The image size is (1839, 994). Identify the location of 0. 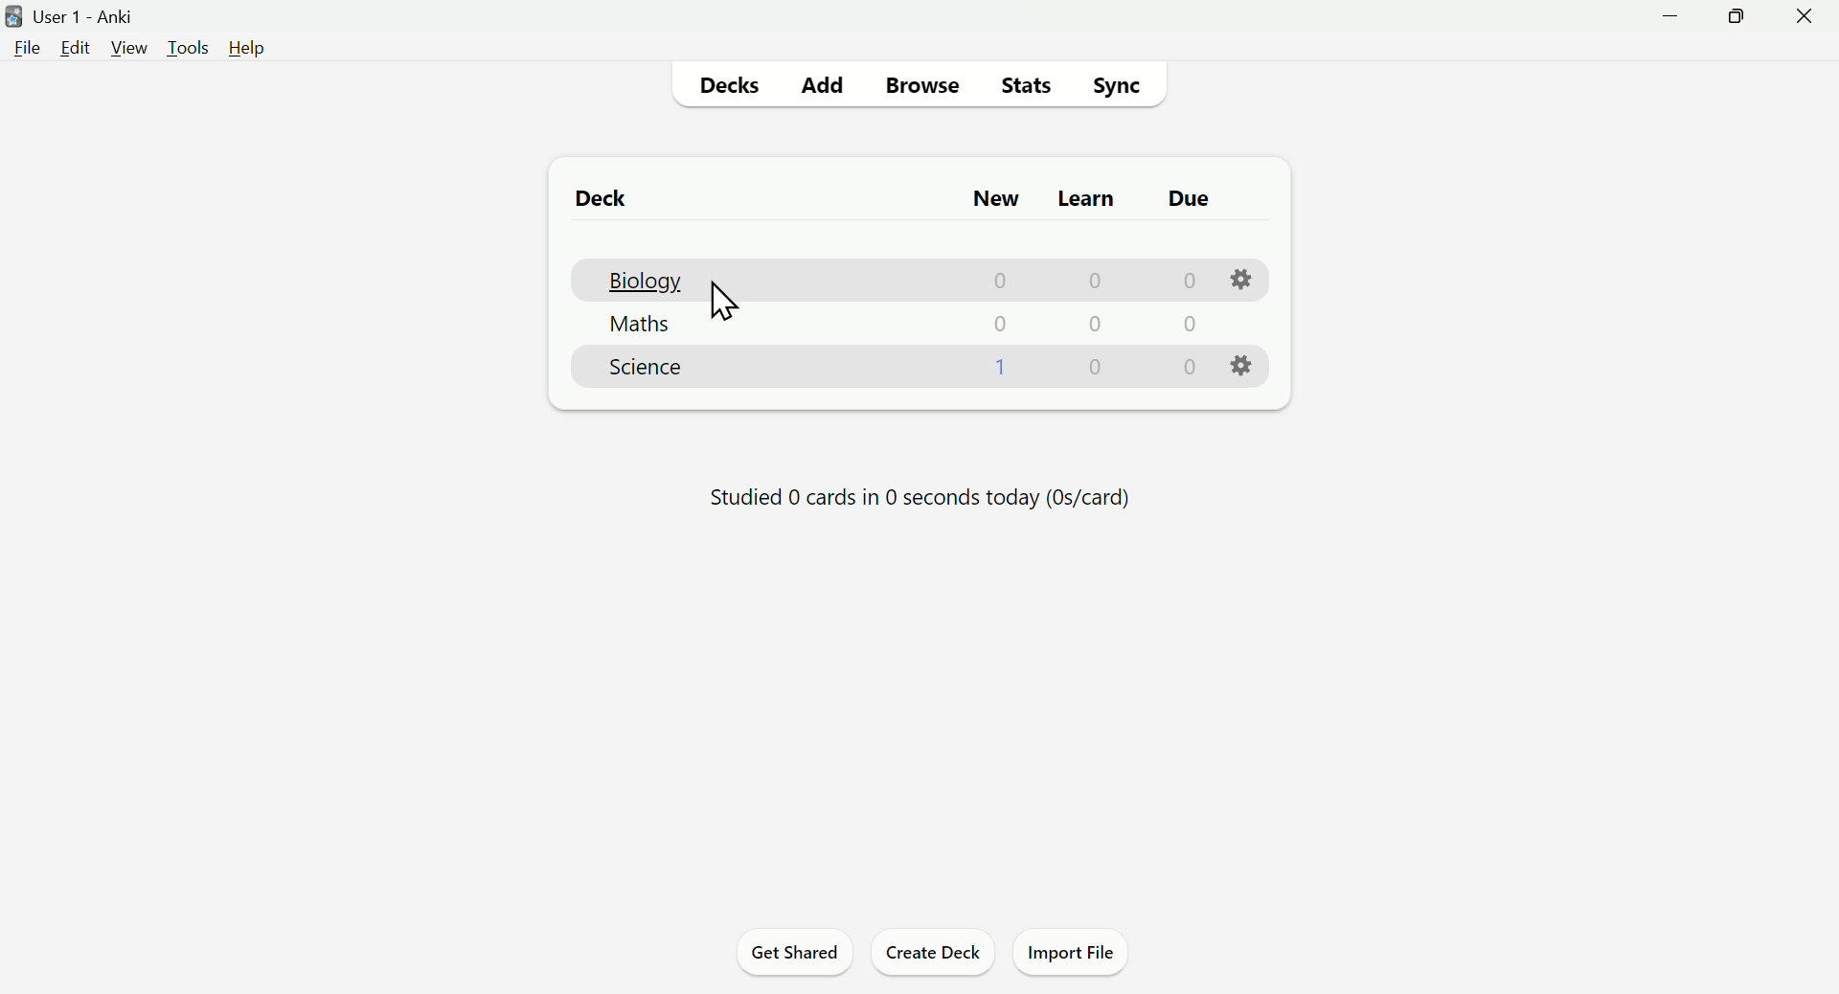
(1098, 367).